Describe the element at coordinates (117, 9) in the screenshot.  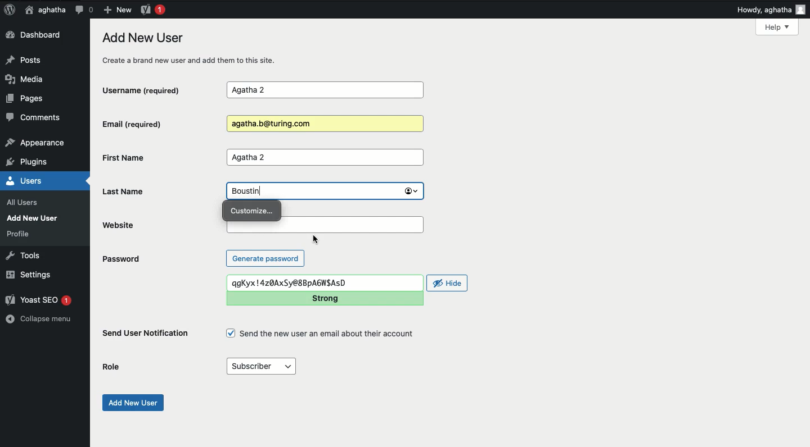
I see `New` at that location.